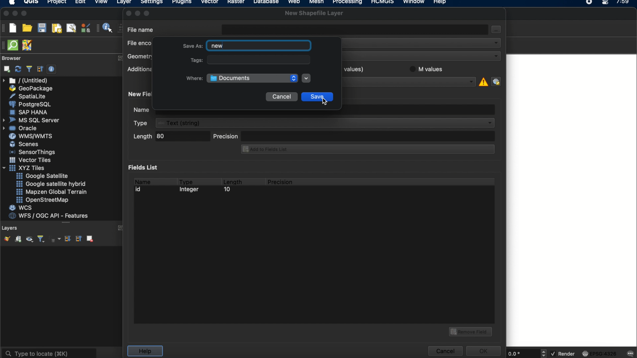  What do you see at coordinates (56, 3) in the screenshot?
I see `project` at bounding box center [56, 3].